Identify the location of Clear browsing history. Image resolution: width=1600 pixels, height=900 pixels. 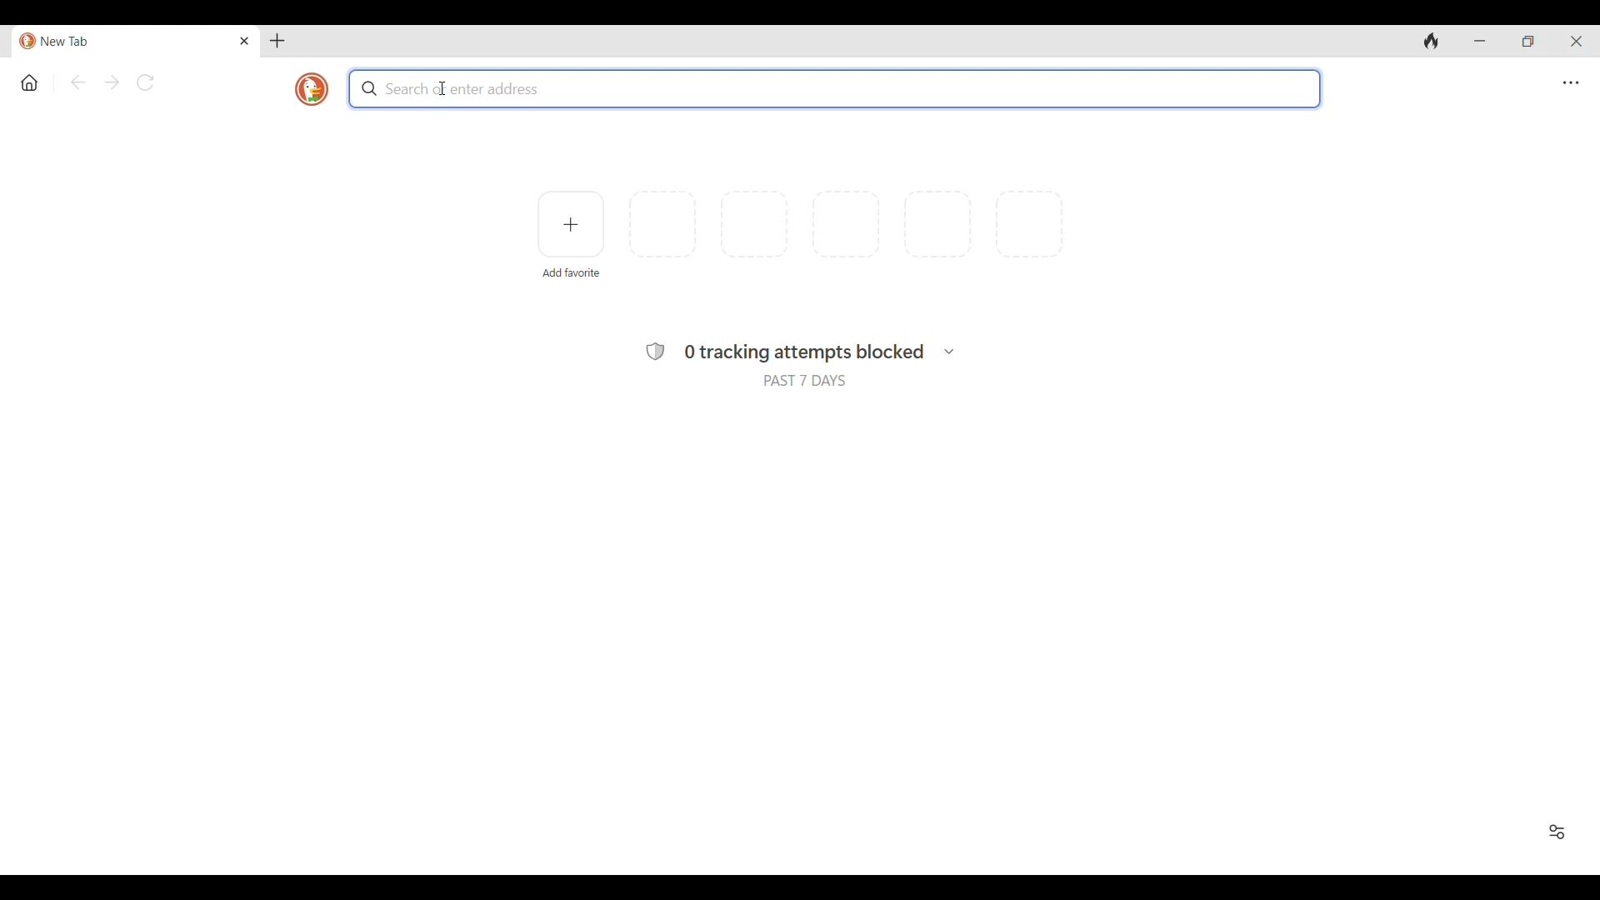
(1432, 42).